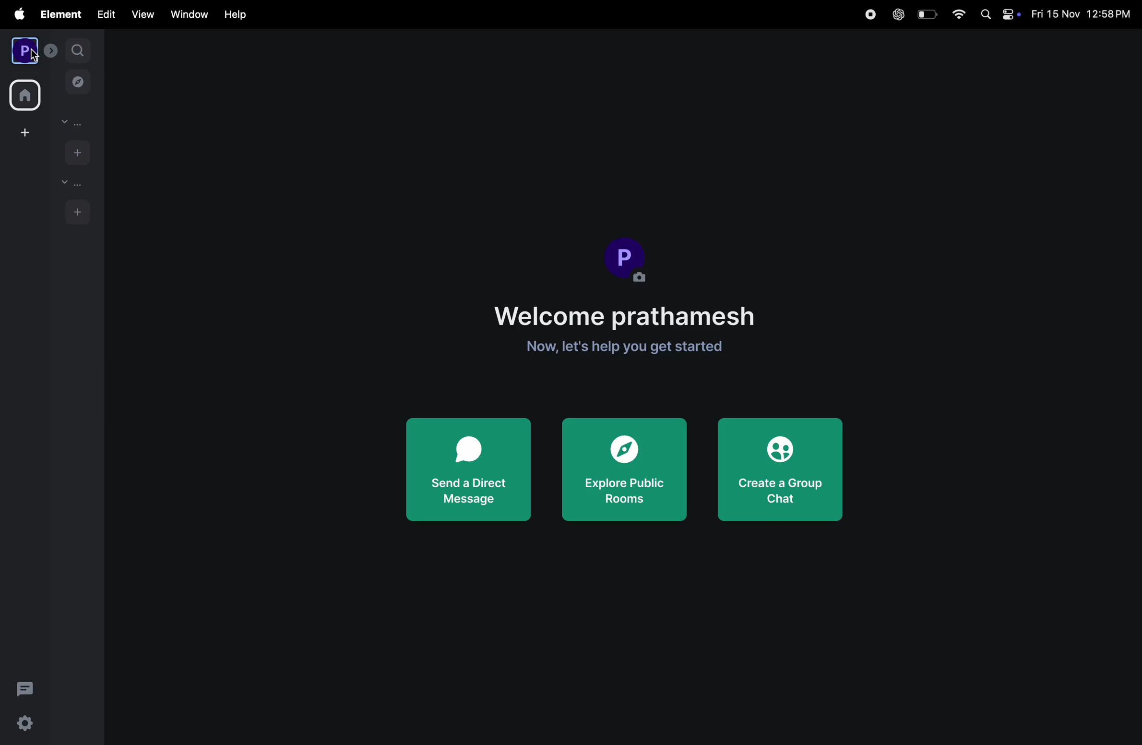  What do you see at coordinates (1083, 15) in the screenshot?
I see `date and time` at bounding box center [1083, 15].